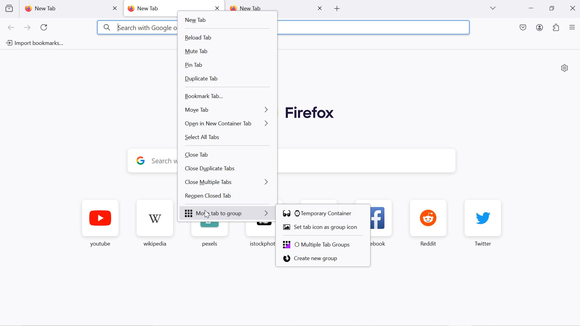 This screenshot has height=326, width=580. What do you see at coordinates (228, 96) in the screenshot?
I see `bookmark tab` at bounding box center [228, 96].